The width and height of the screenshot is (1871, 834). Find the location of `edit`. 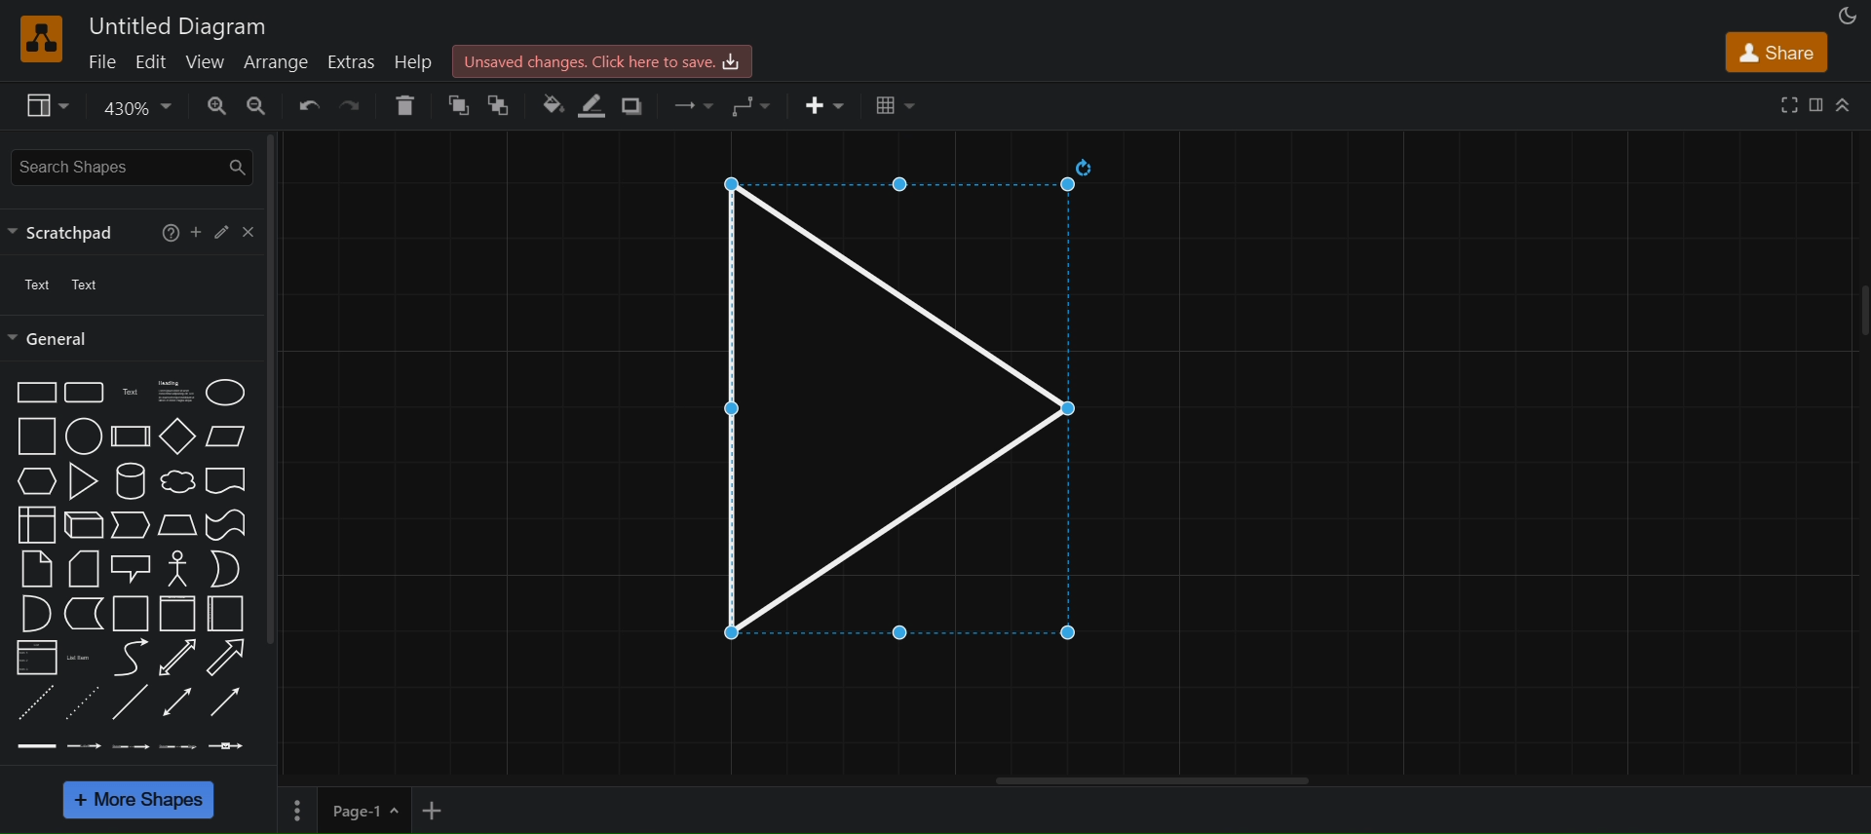

edit is located at coordinates (153, 60).